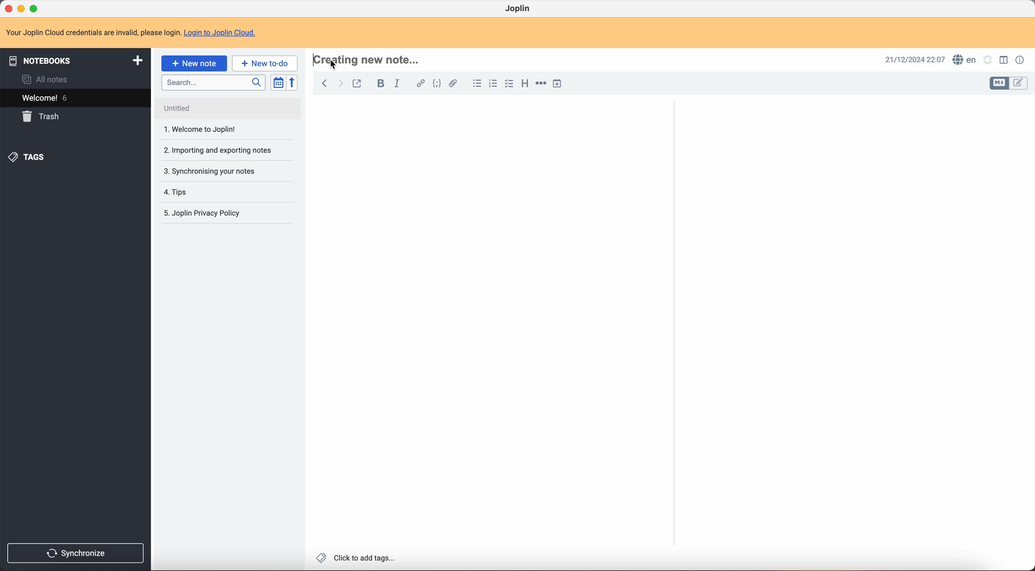 This screenshot has height=571, width=1035. What do you see at coordinates (493, 83) in the screenshot?
I see `numbered list` at bounding box center [493, 83].